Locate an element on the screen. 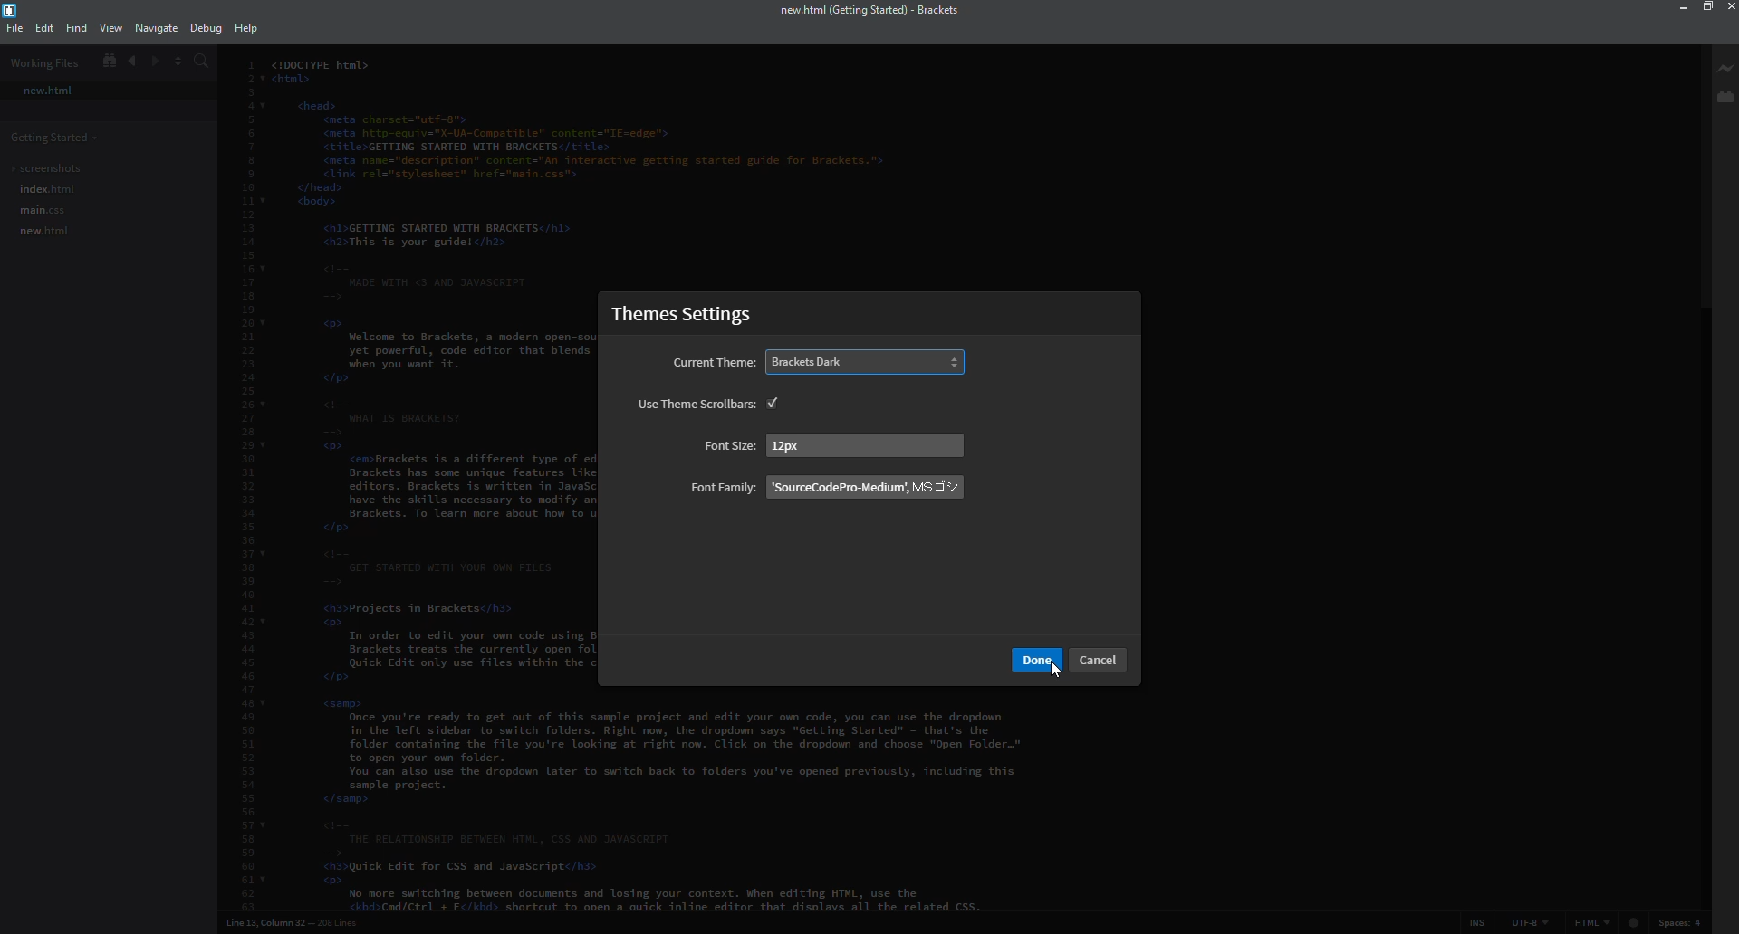   is located at coordinates (1101, 662).